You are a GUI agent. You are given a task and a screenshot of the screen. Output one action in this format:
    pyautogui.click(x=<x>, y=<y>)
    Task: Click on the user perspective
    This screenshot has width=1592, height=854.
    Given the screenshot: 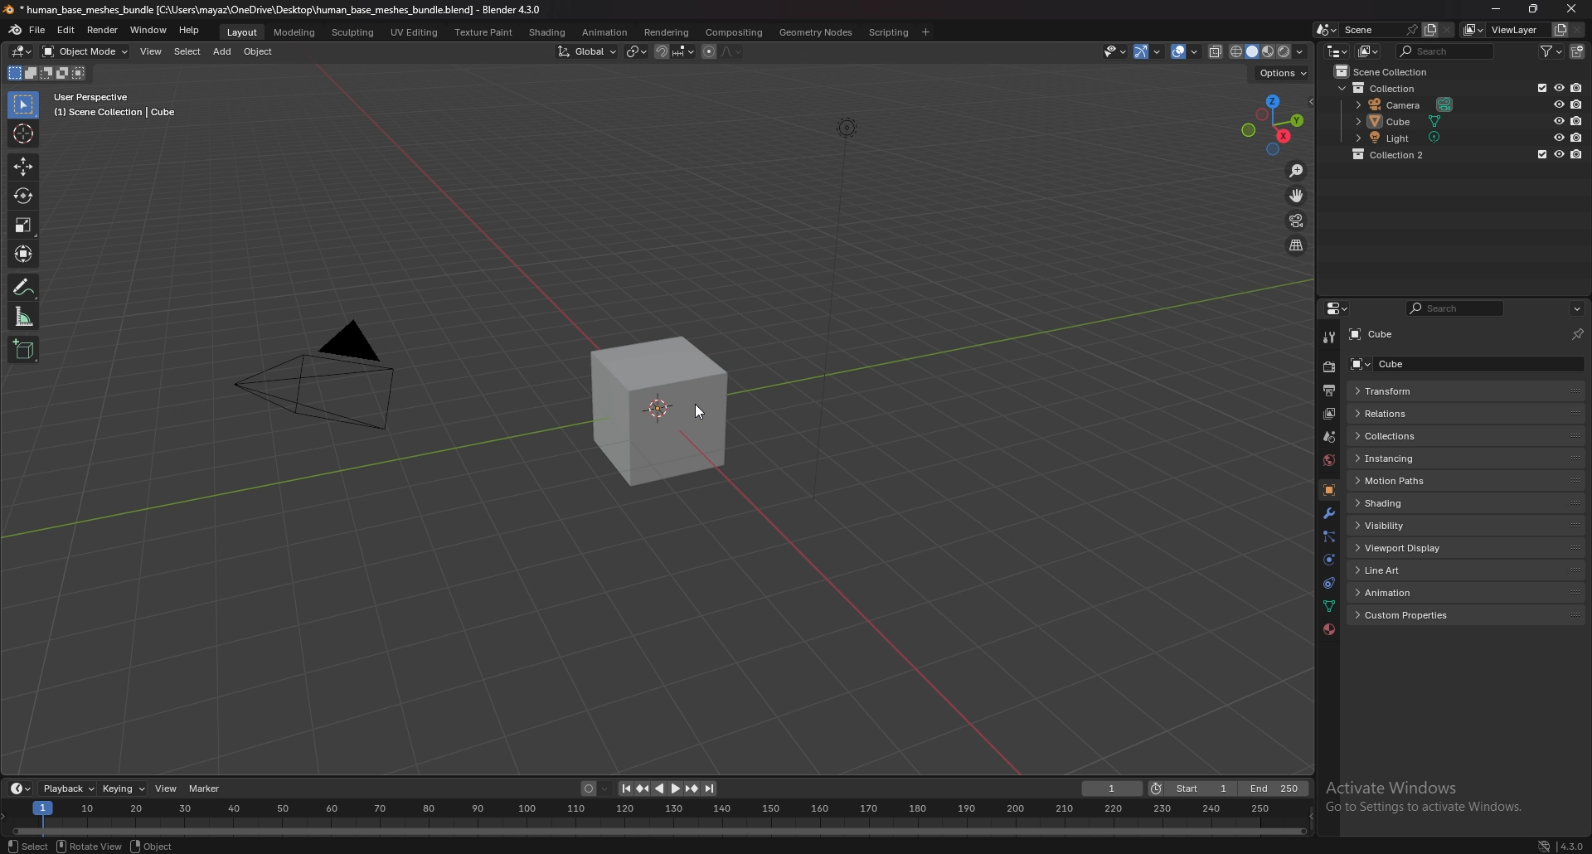 What is the action you would take?
    pyautogui.click(x=112, y=105)
    